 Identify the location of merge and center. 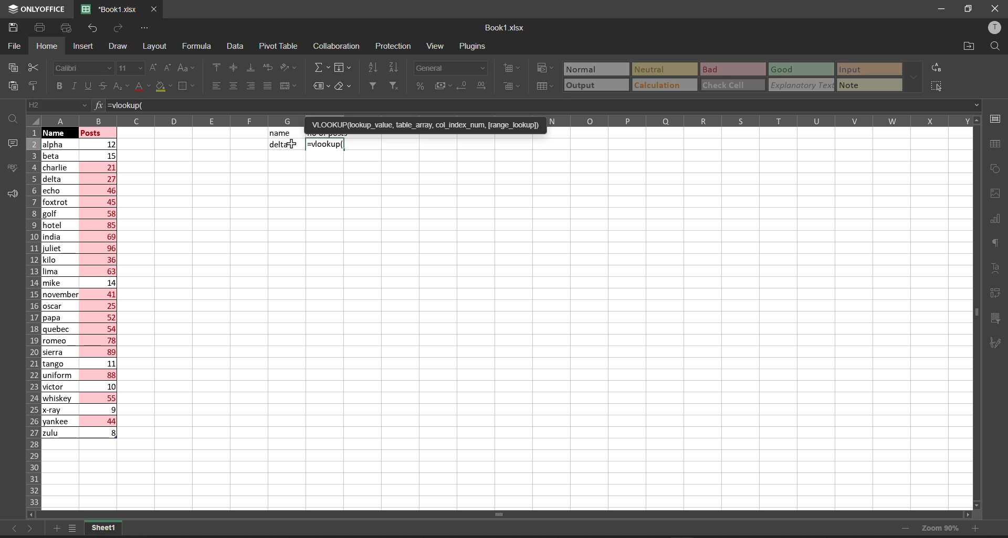
(289, 87).